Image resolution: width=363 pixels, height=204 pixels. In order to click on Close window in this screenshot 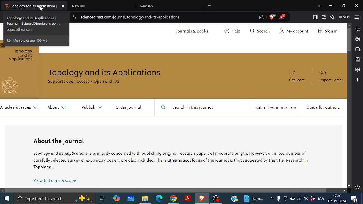, I will do `click(357, 6)`.